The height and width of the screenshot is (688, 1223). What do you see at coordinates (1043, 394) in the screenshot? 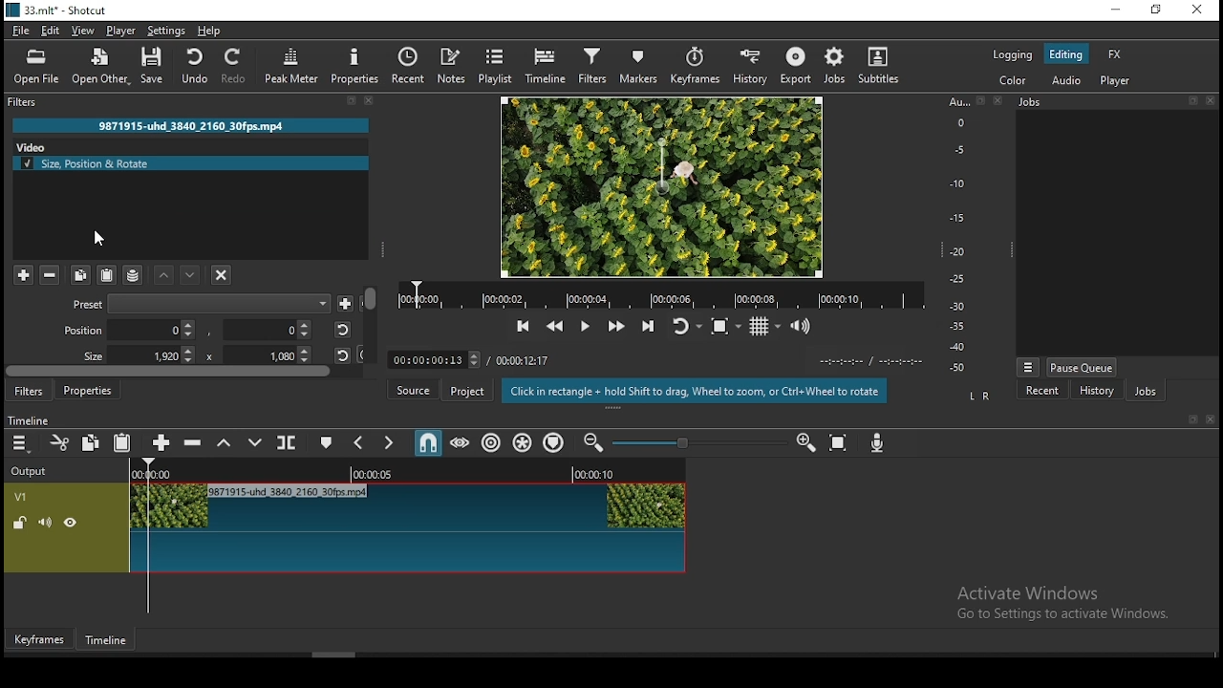
I see `recent` at bounding box center [1043, 394].